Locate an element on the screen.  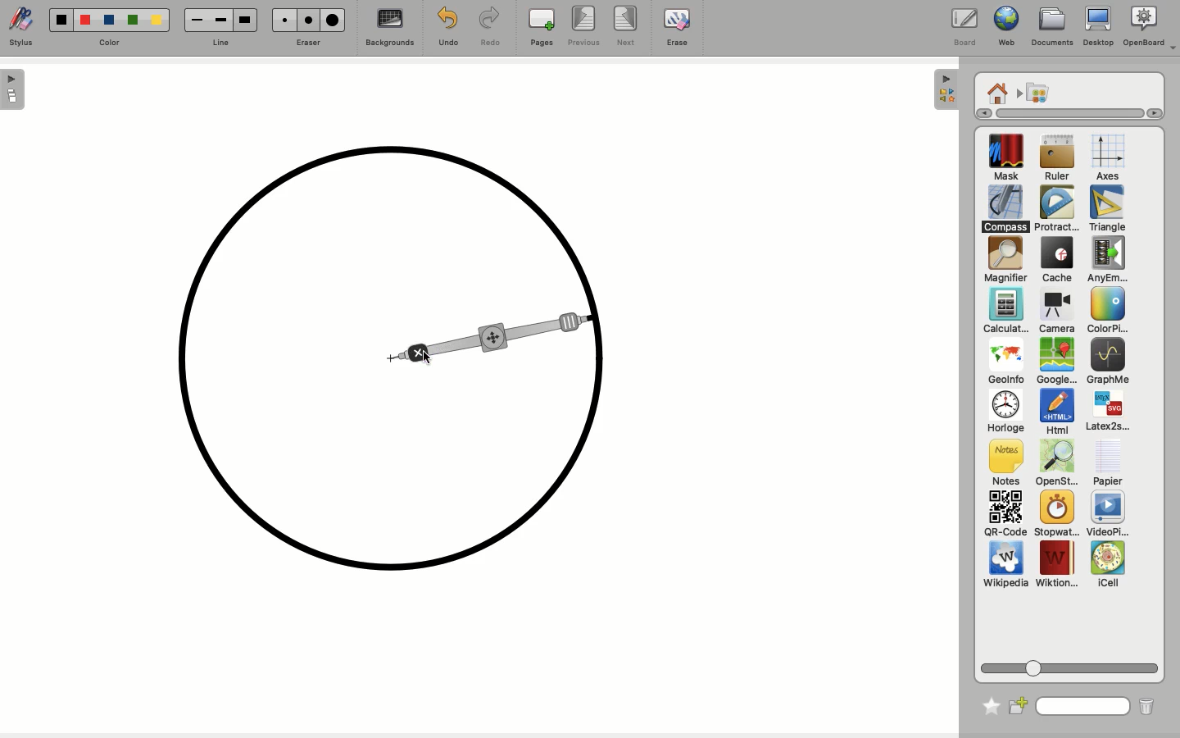
Latex2s is located at coordinates (1108, 412).